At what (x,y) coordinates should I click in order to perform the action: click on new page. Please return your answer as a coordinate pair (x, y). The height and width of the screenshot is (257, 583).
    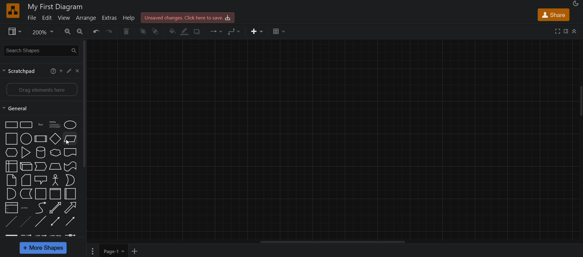
    Looking at the image, I should click on (133, 251).